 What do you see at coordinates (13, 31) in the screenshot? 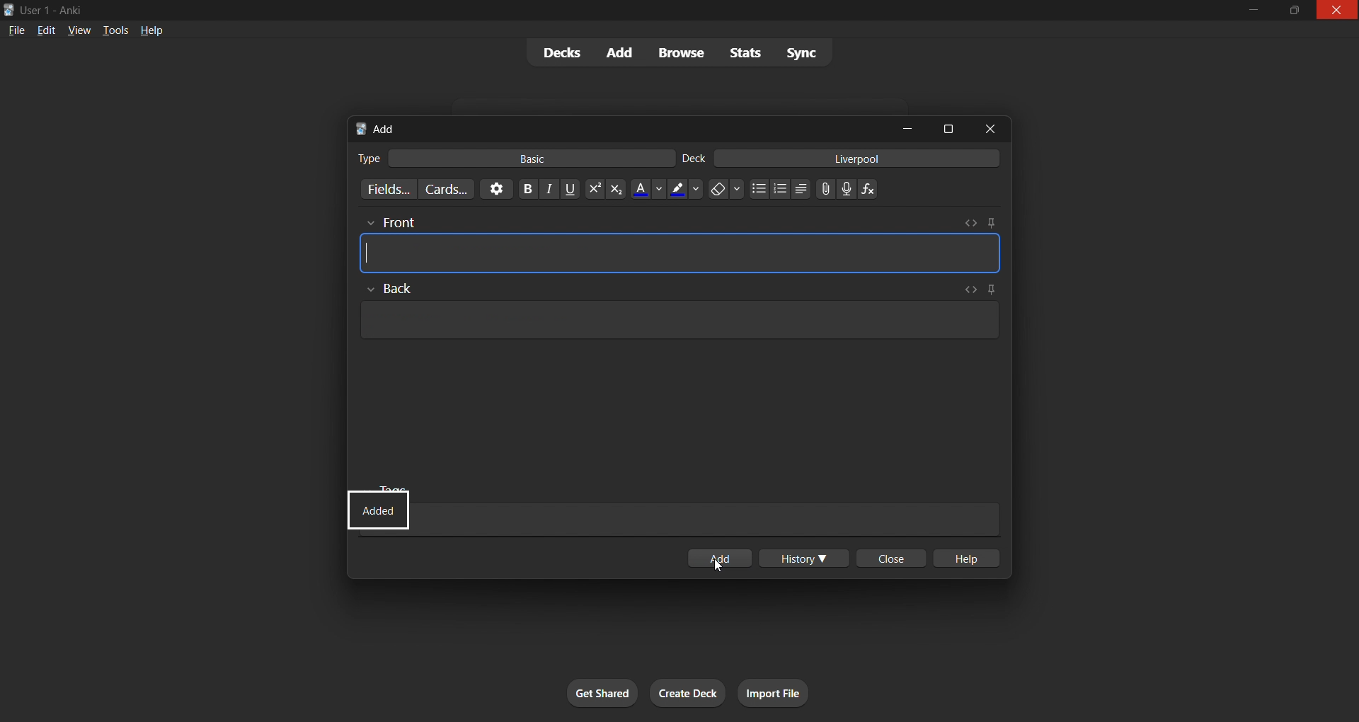
I see `file` at bounding box center [13, 31].